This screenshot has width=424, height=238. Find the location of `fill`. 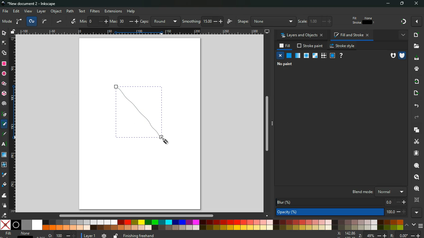

fill is located at coordinates (4, 185).